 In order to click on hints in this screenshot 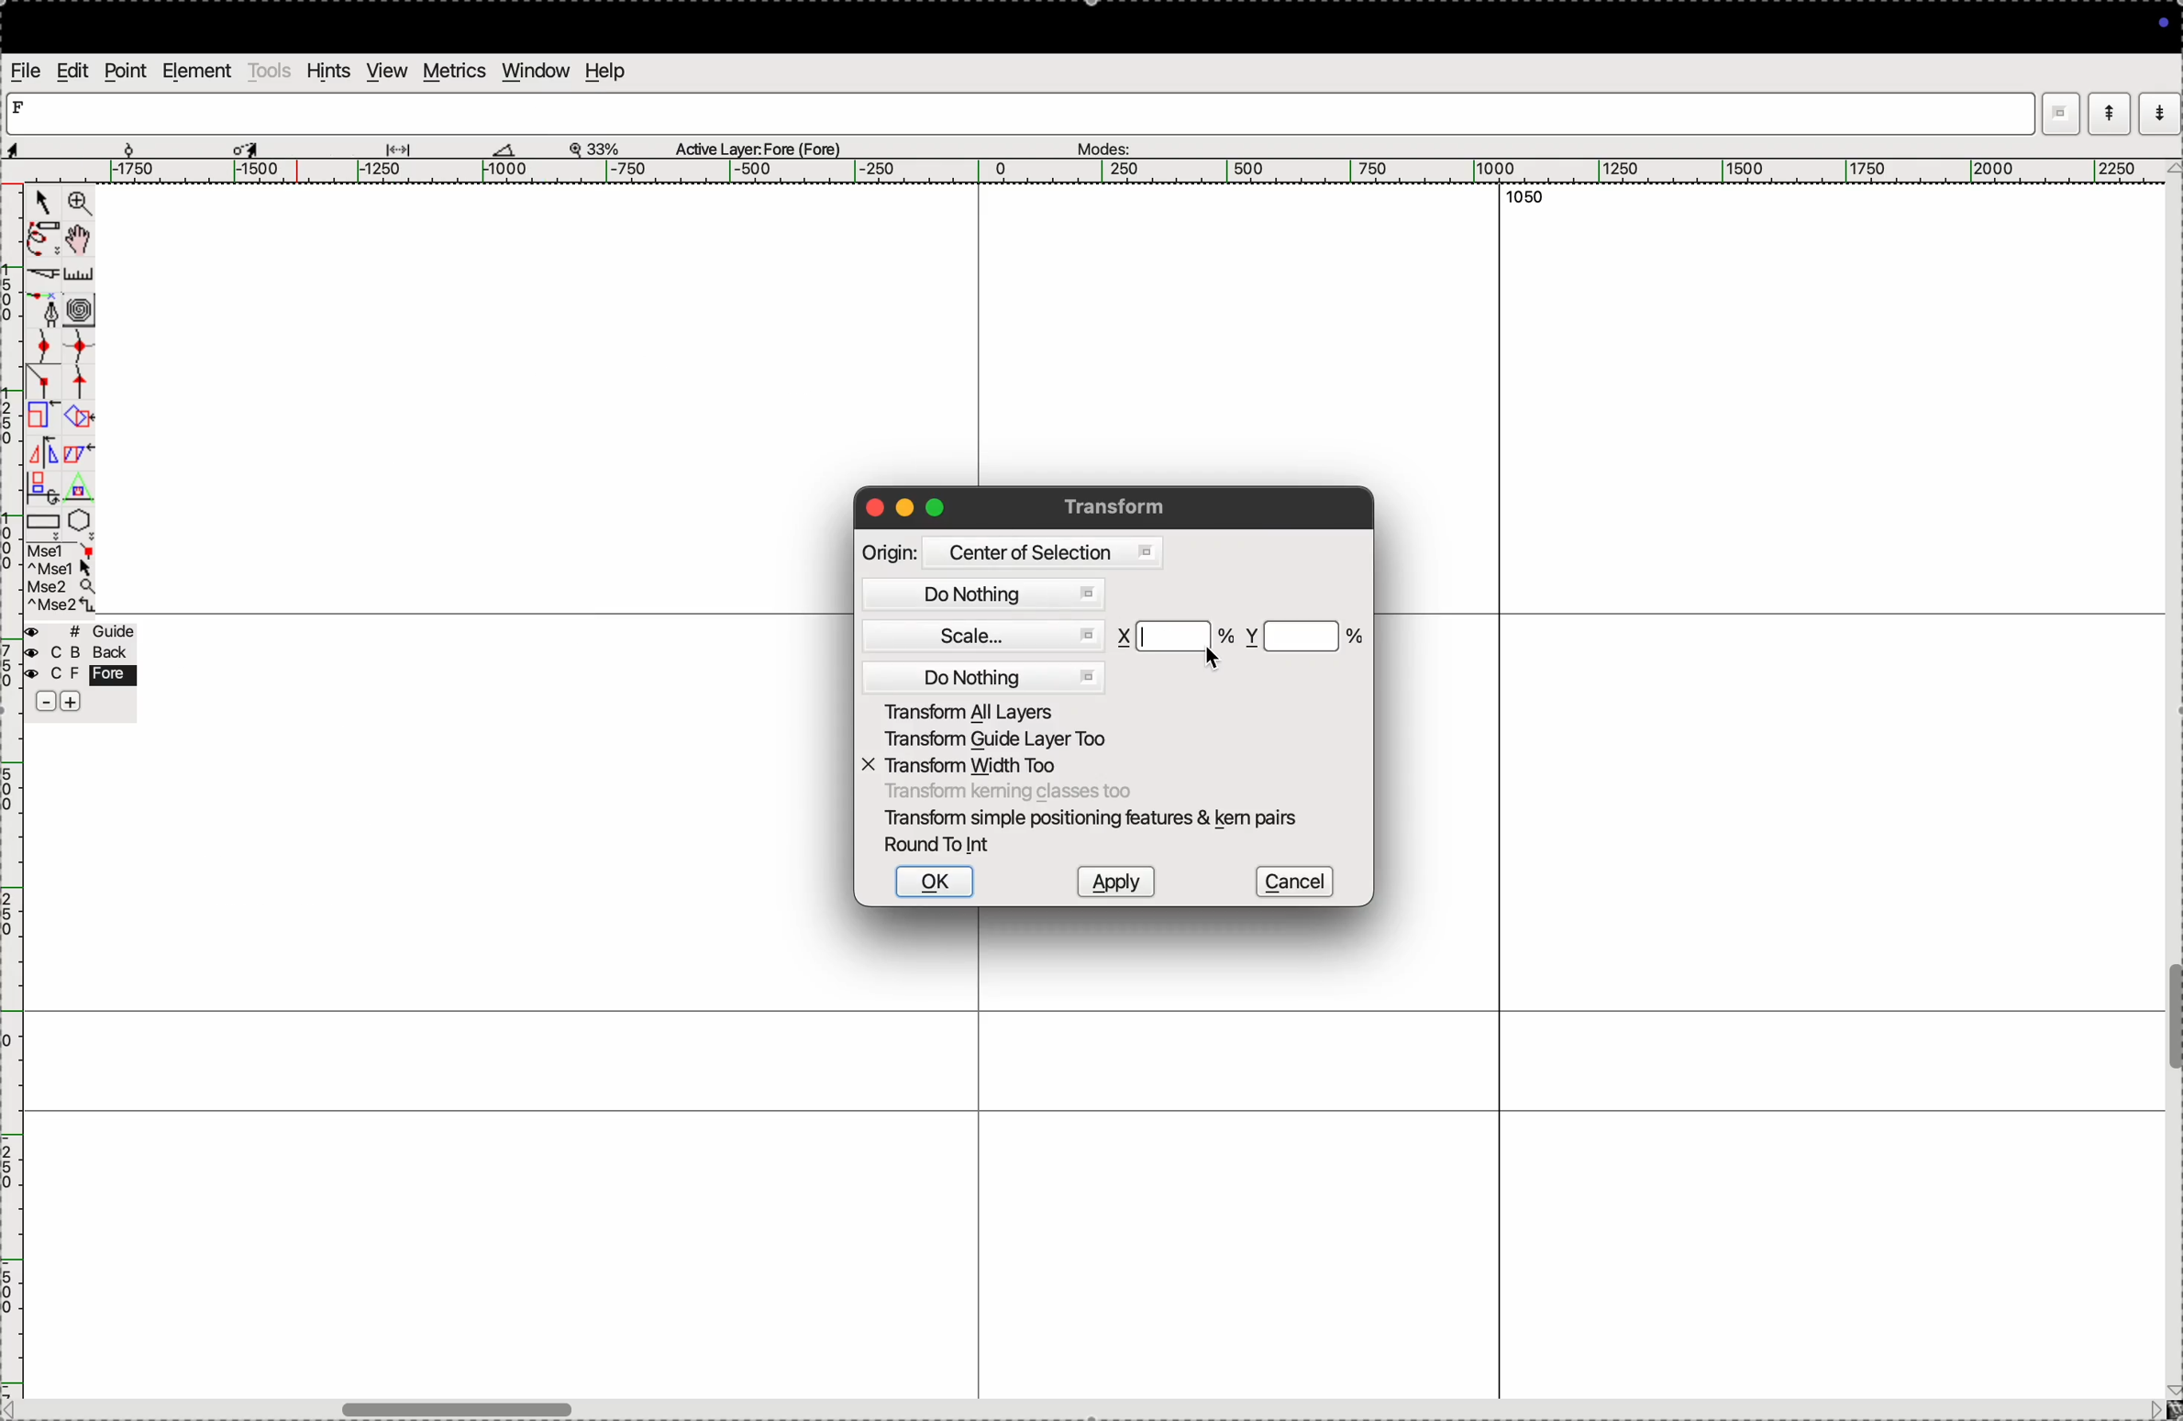, I will do `click(329, 71)`.